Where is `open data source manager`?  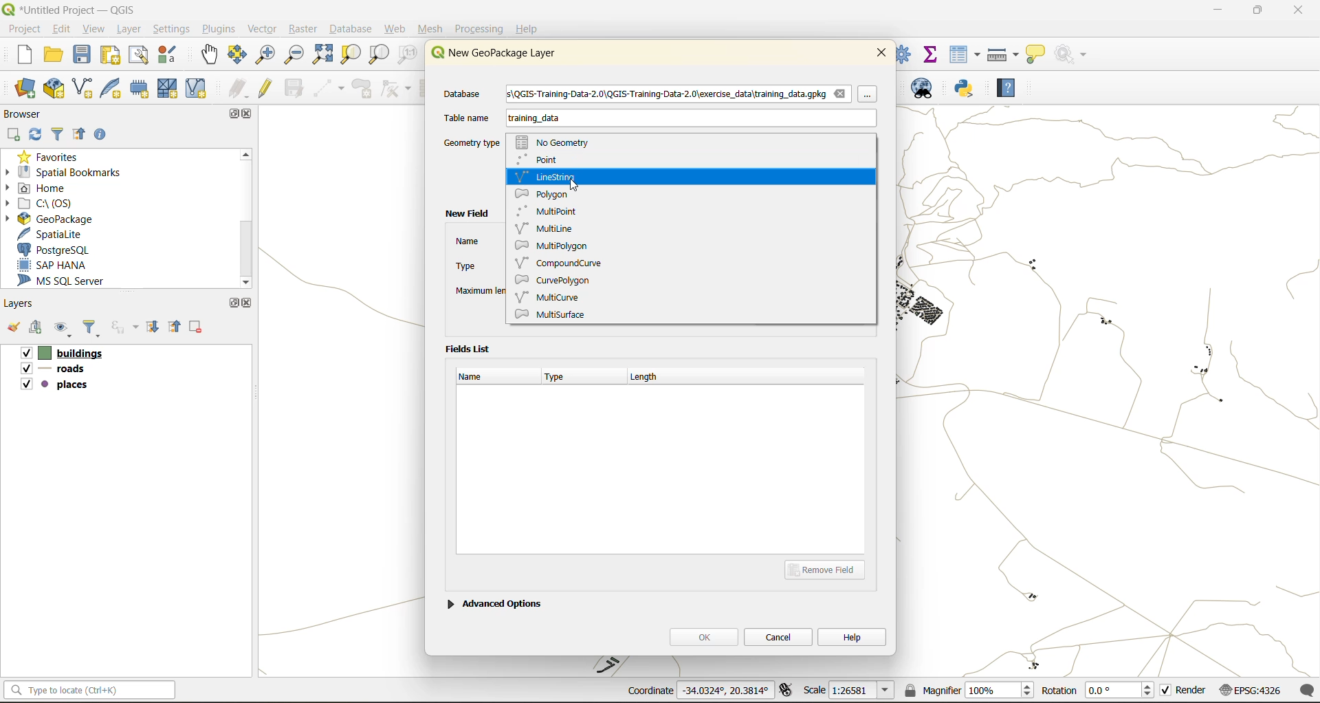
open data source manager is located at coordinates (25, 89).